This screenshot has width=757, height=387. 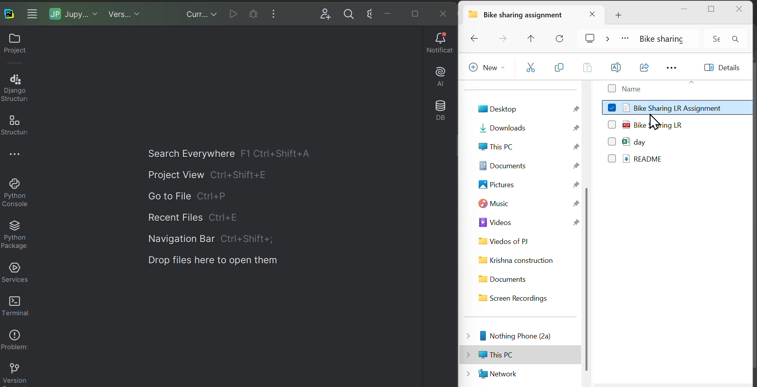 What do you see at coordinates (612, 106) in the screenshot?
I see `checkbox` at bounding box center [612, 106].